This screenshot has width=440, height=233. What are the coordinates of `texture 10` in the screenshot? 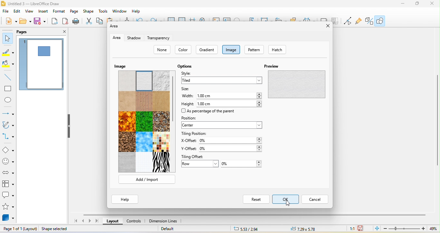 It's located at (126, 142).